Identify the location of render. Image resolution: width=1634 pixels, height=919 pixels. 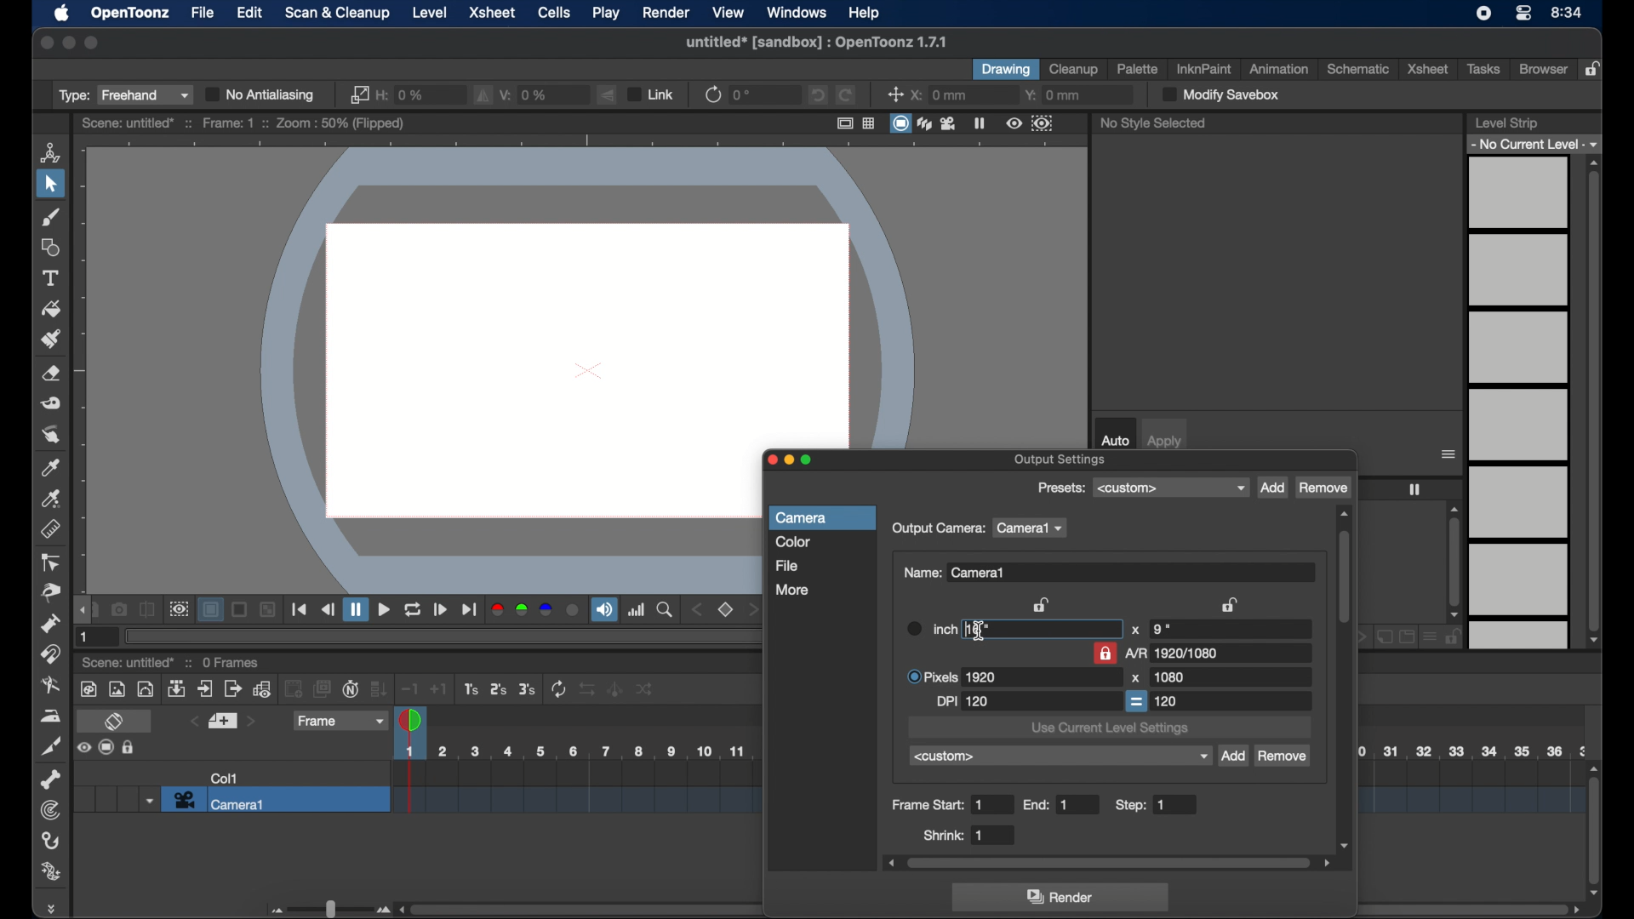
(1063, 898).